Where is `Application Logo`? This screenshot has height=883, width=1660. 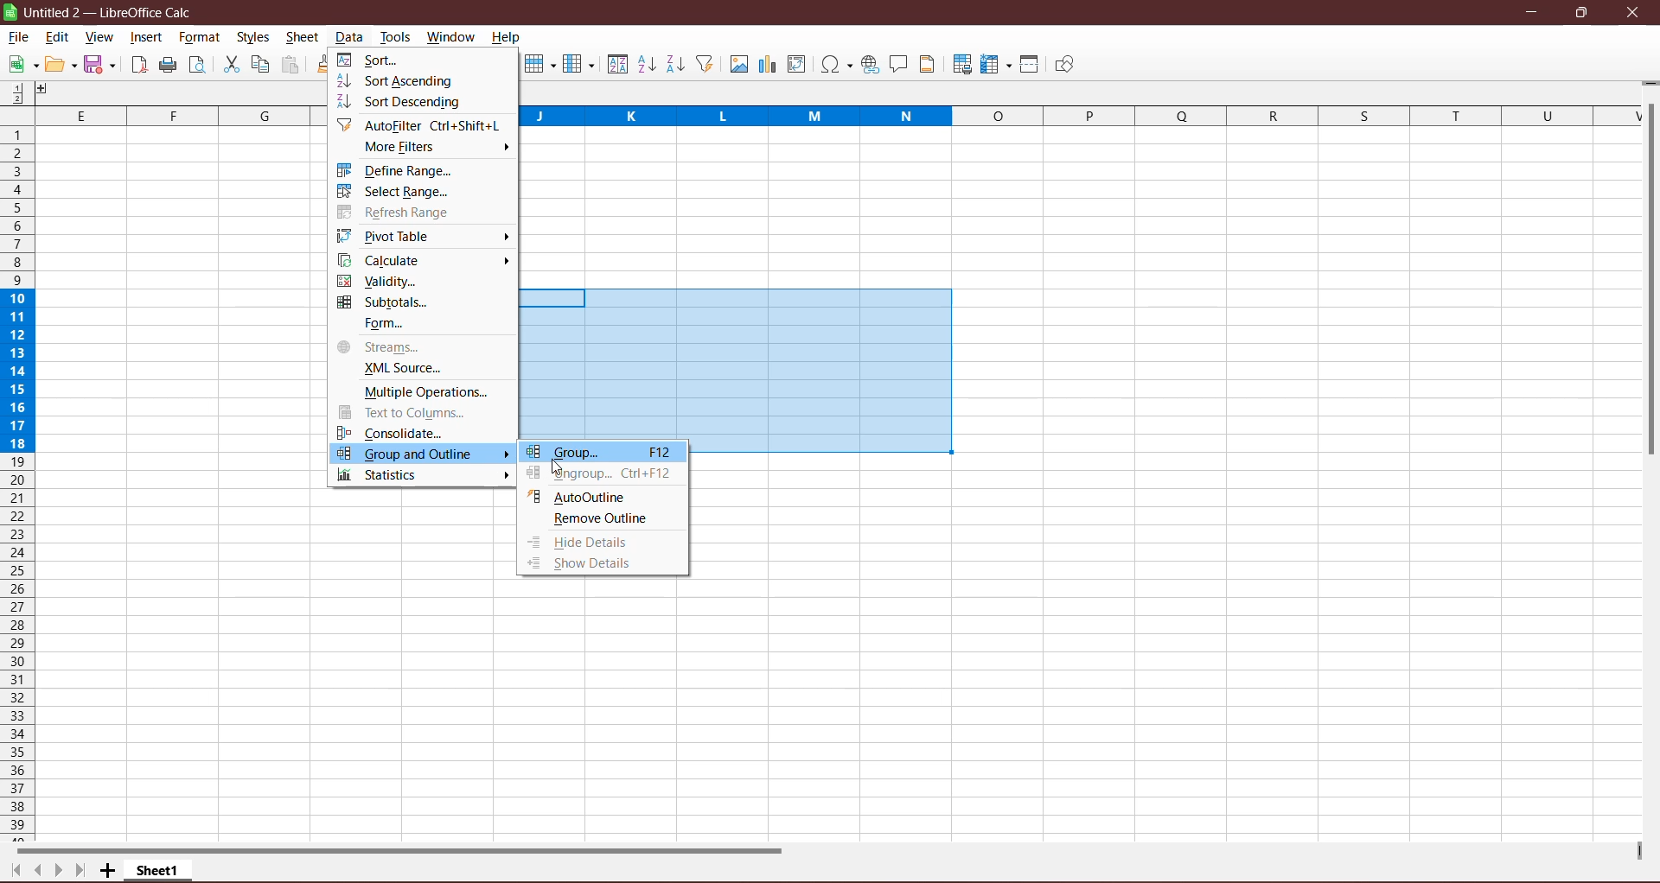 Application Logo is located at coordinates (10, 12).